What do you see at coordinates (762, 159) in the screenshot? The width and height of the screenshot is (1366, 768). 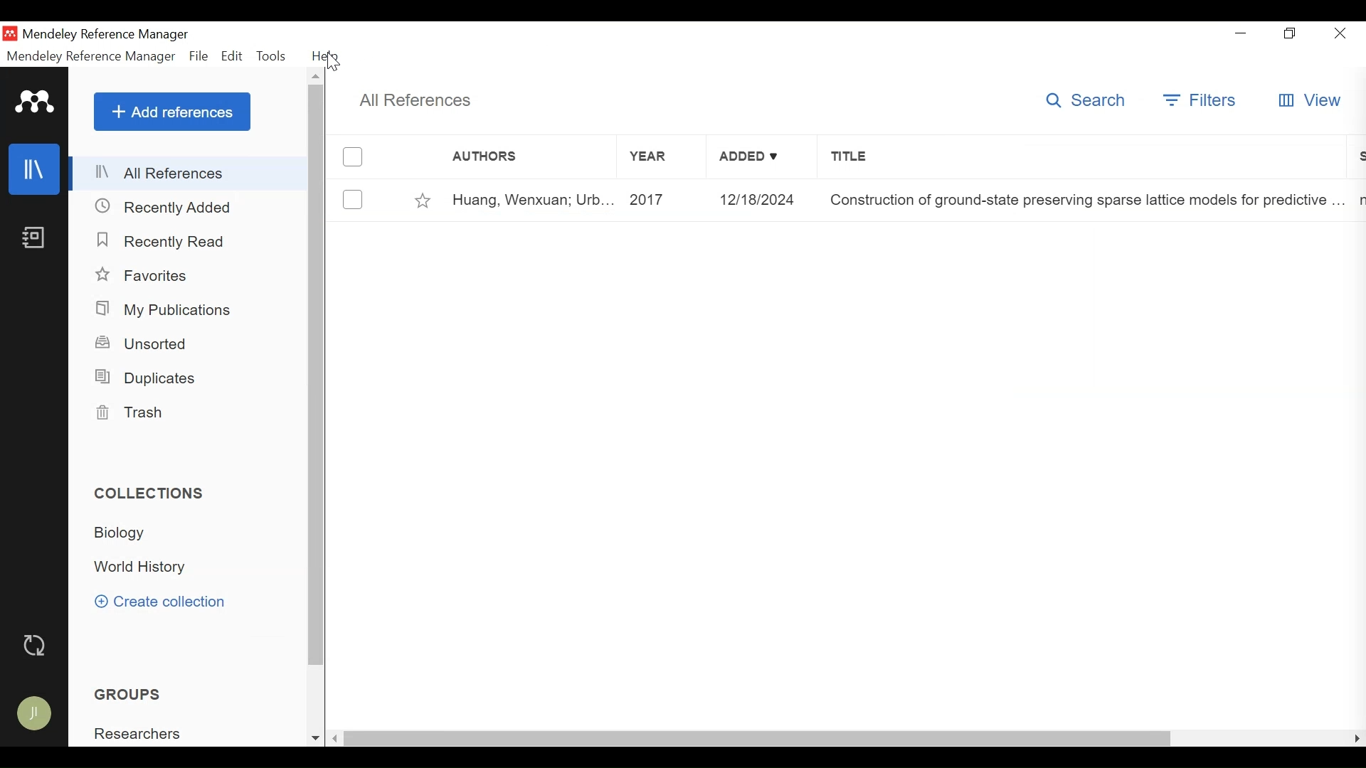 I see `Added` at bounding box center [762, 159].